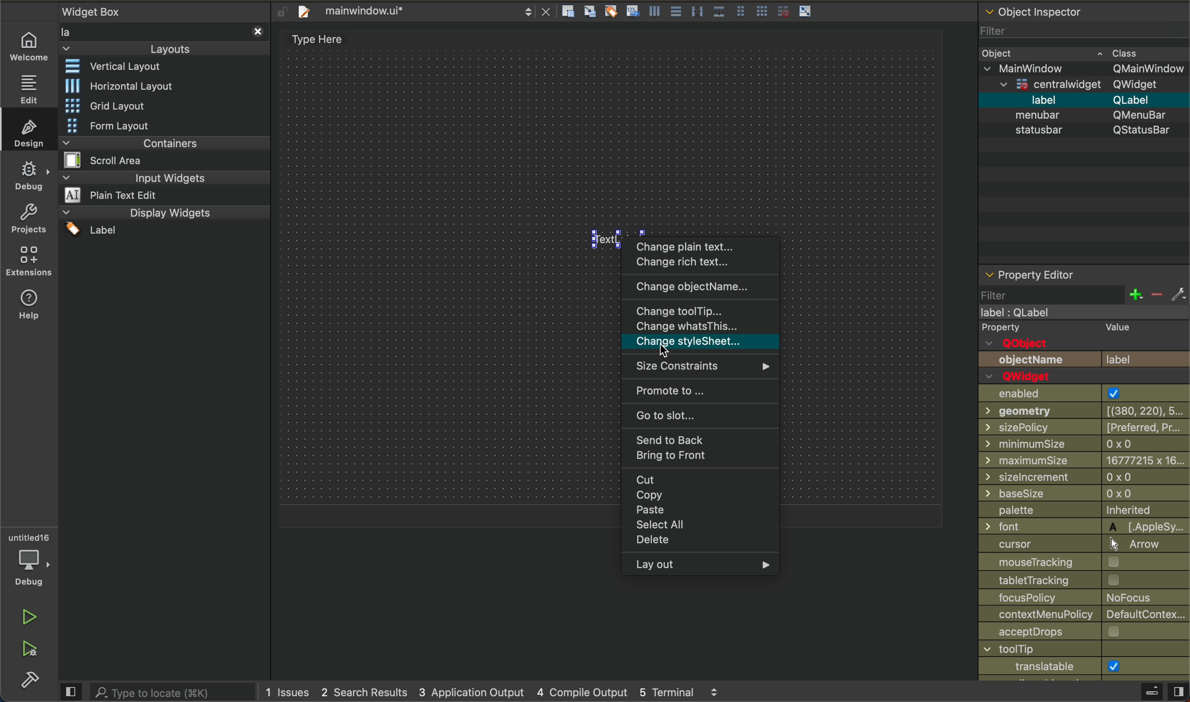  Describe the element at coordinates (470, 693) in the screenshot. I see `application output` at that location.